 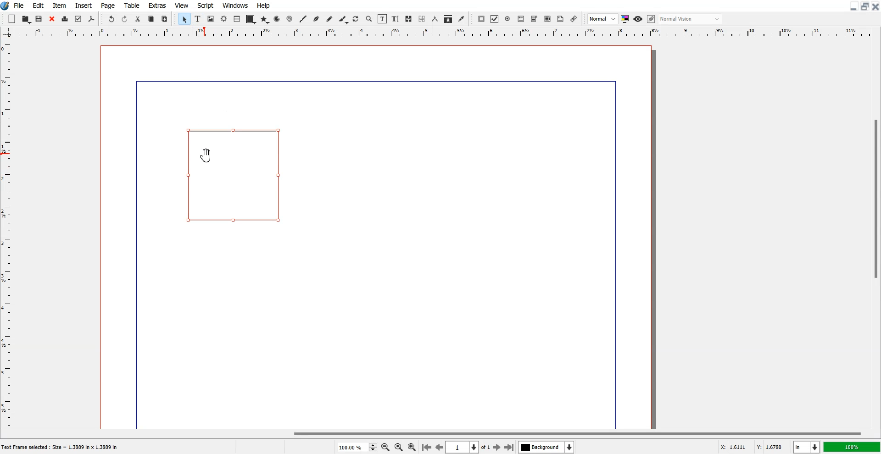 I want to click on Go to next Page, so click(x=497, y=448).